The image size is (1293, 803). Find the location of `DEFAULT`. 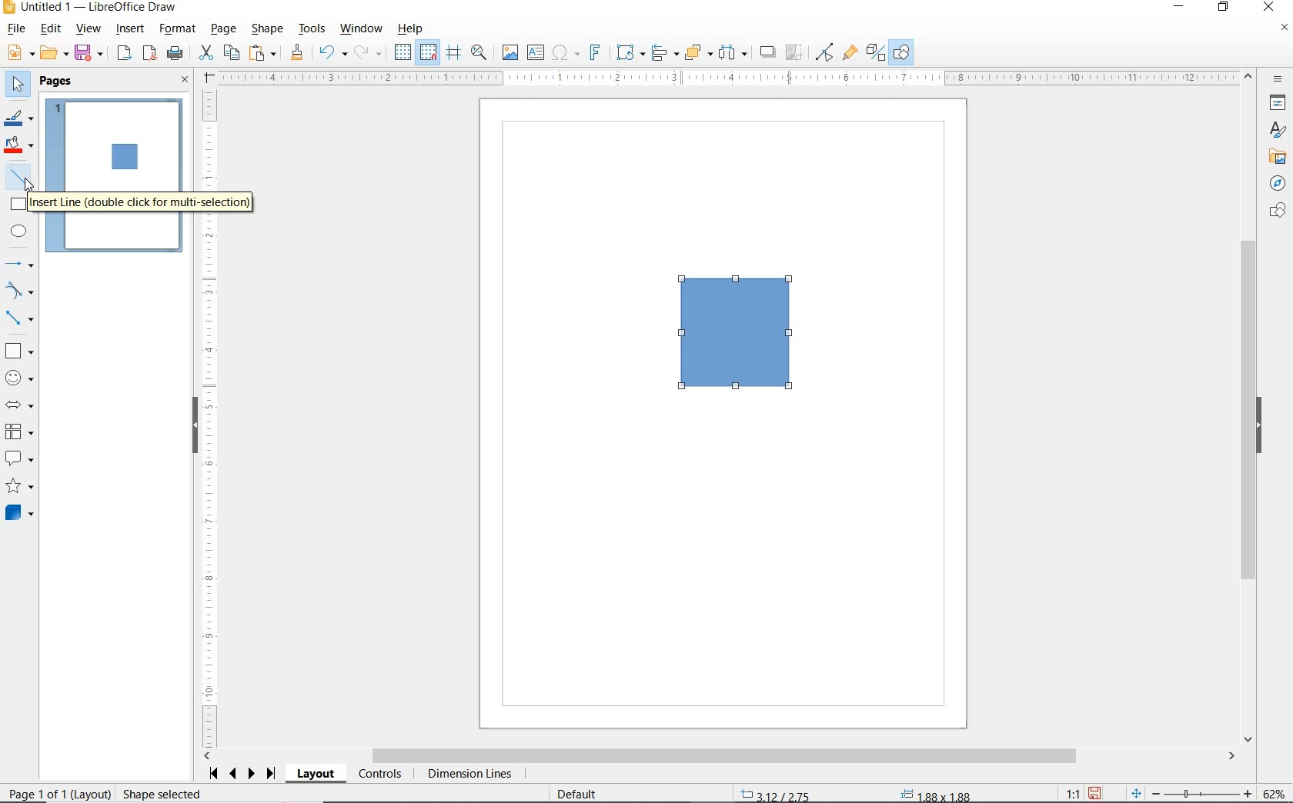

DEFAULT is located at coordinates (582, 795).